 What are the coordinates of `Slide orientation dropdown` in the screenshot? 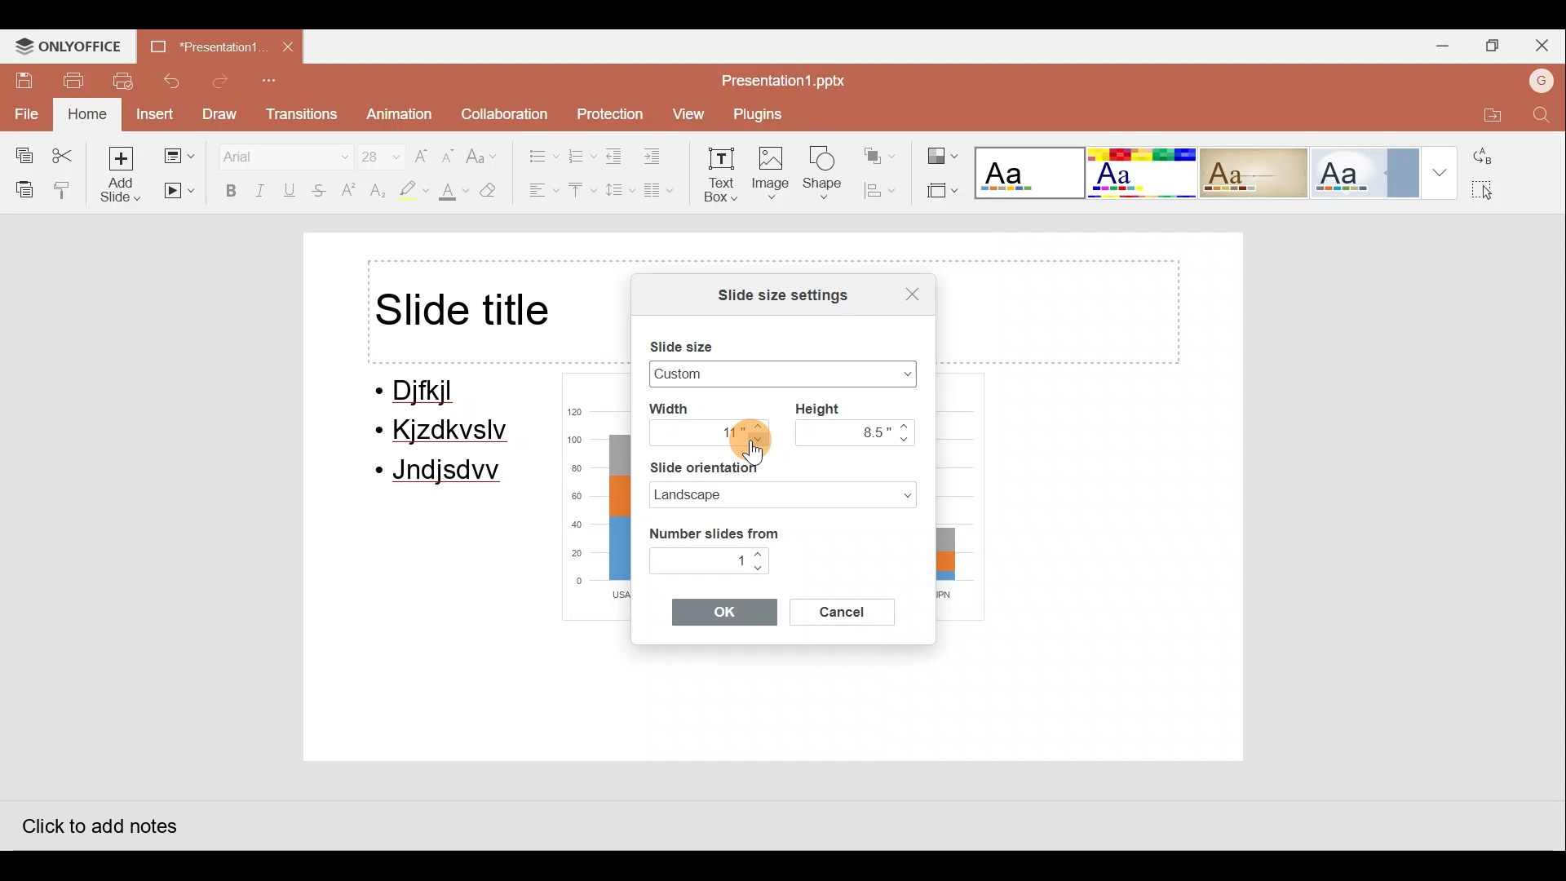 It's located at (892, 493).